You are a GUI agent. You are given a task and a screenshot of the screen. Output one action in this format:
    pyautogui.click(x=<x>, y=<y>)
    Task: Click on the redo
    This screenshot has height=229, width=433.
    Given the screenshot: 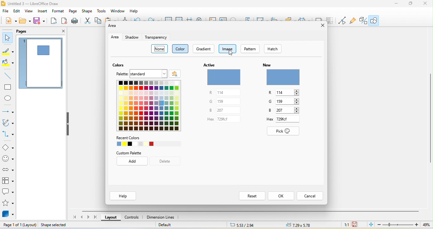 What is the action you would take?
    pyautogui.click(x=154, y=19)
    